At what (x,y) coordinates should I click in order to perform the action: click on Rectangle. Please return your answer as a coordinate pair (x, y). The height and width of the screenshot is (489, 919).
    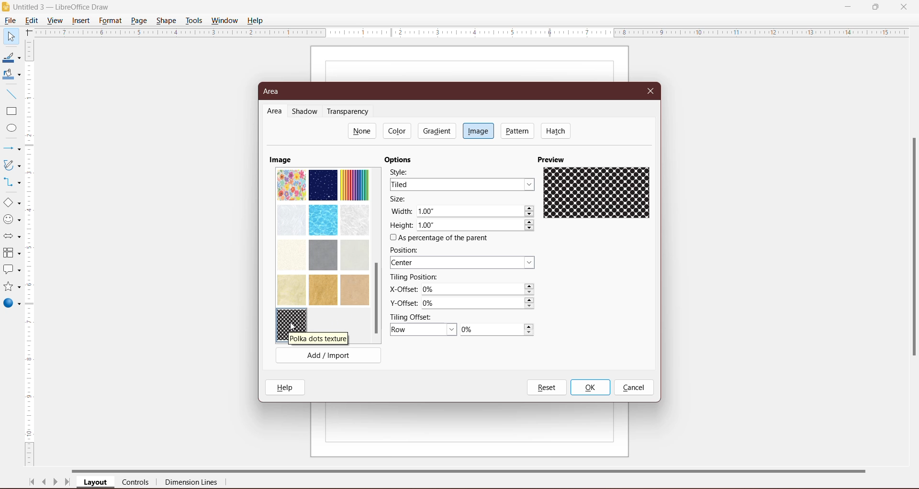
    Looking at the image, I should click on (11, 111).